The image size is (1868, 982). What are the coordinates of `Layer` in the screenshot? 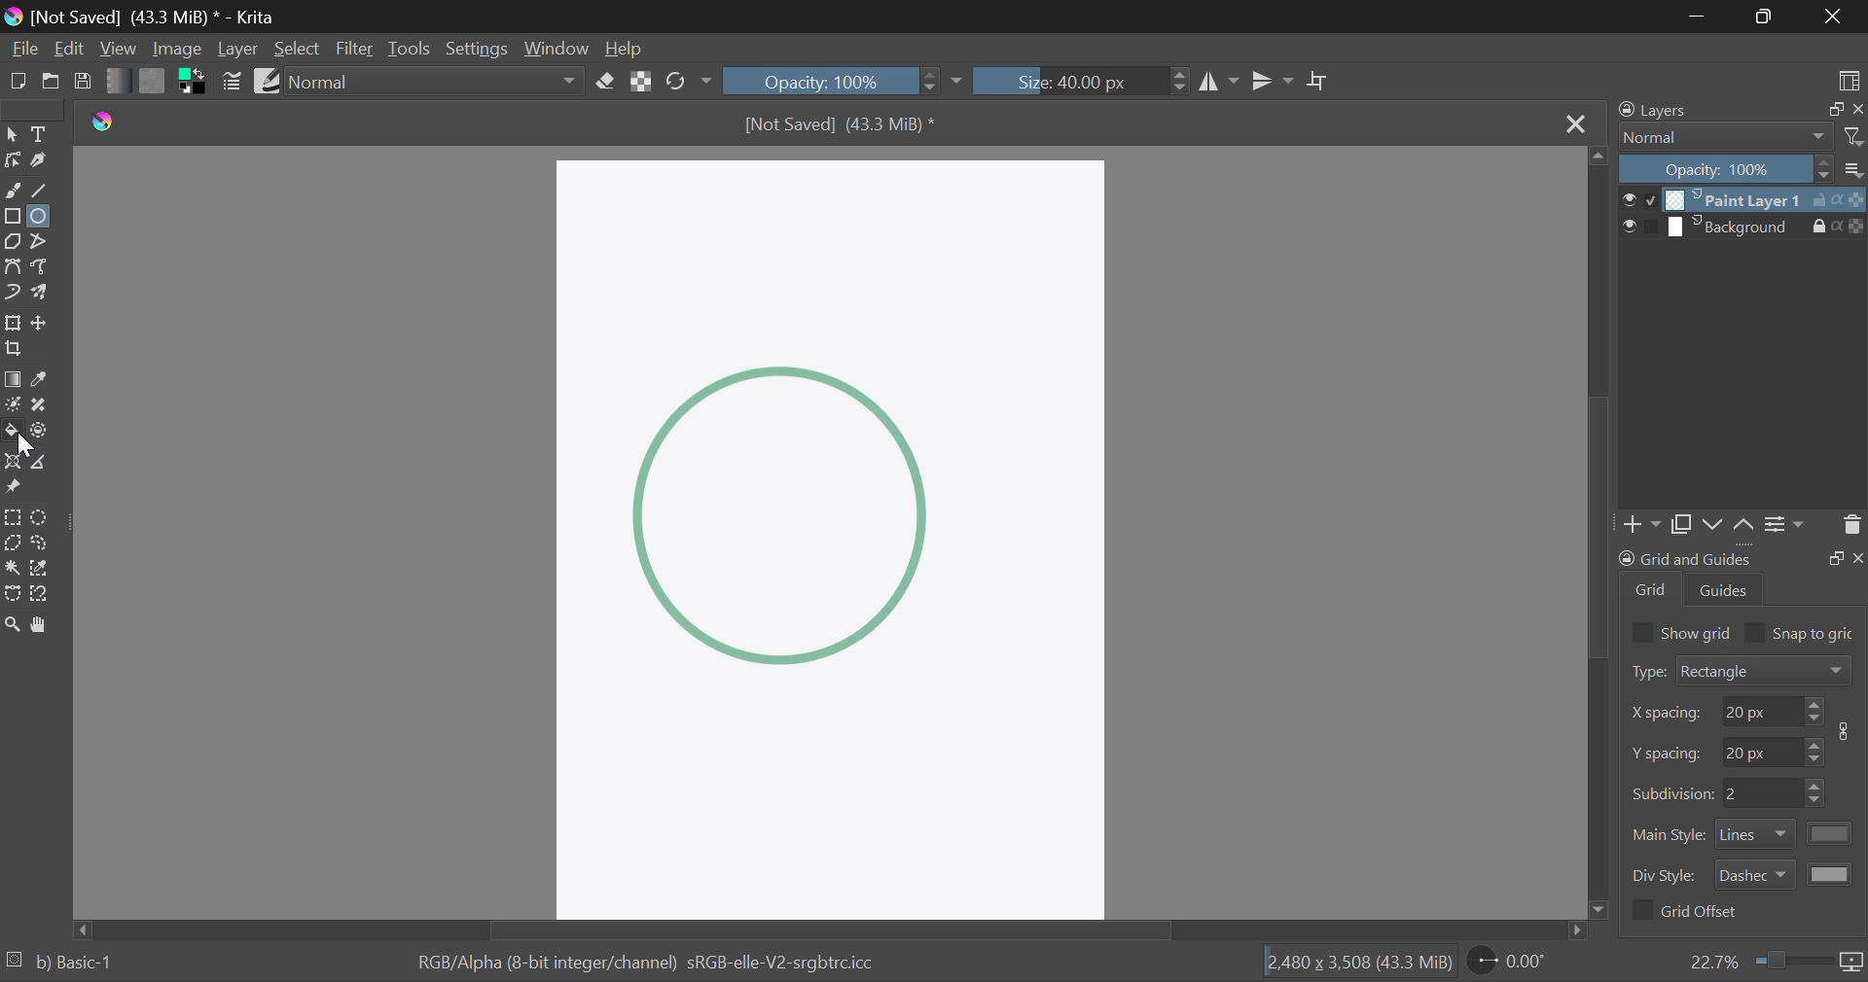 It's located at (238, 51).